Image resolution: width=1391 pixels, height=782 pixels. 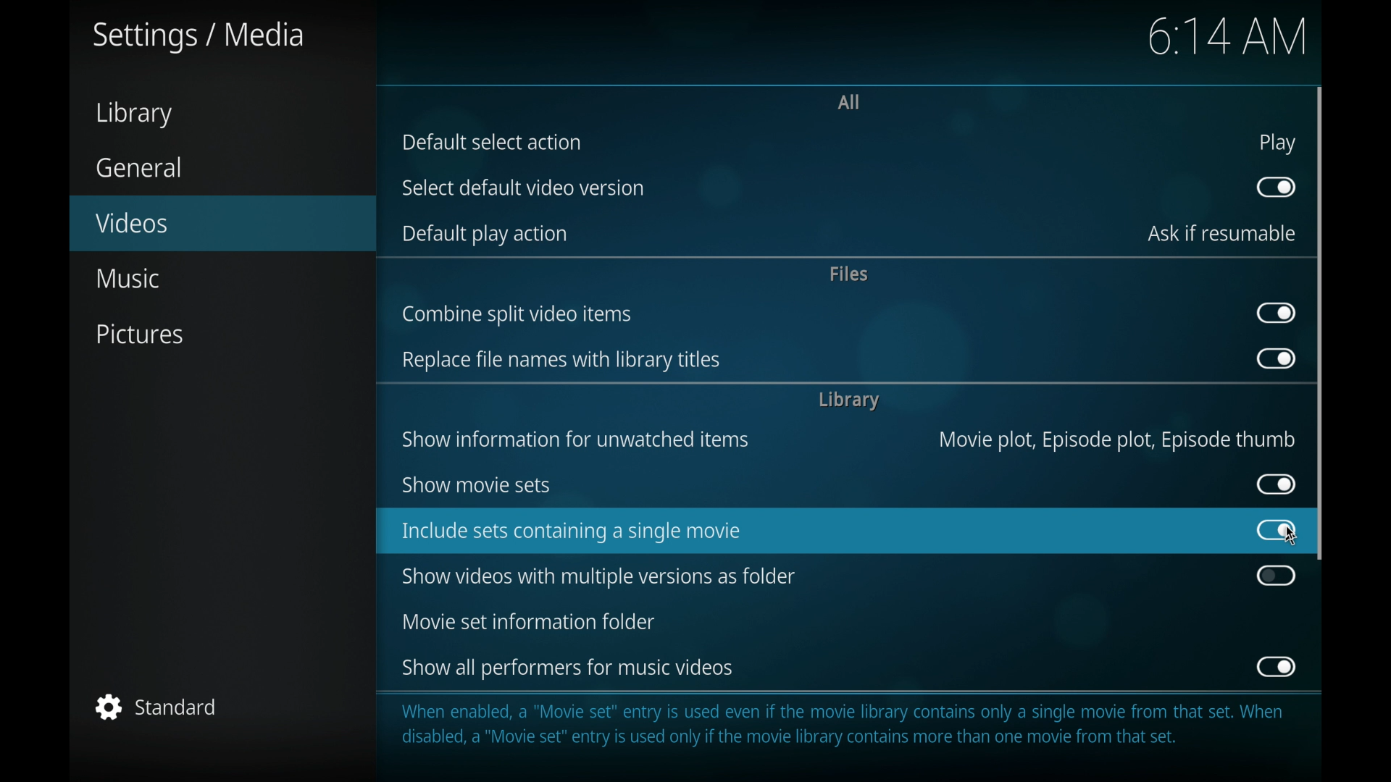 What do you see at coordinates (1275, 359) in the screenshot?
I see `toggle button` at bounding box center [1275, 359].